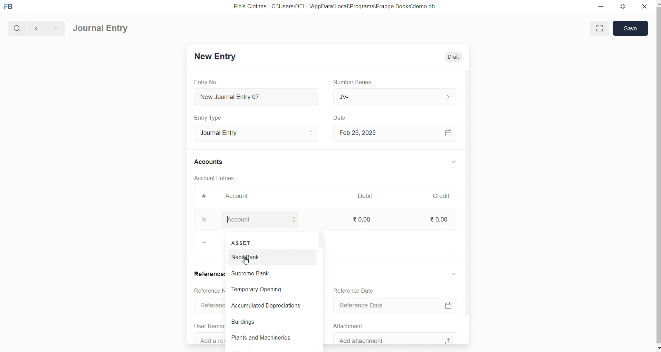 This screenshot has width=661, height=352. Describe the element at coordinates (401, 305) in the screenshot. I see `Reference Date` at that location.